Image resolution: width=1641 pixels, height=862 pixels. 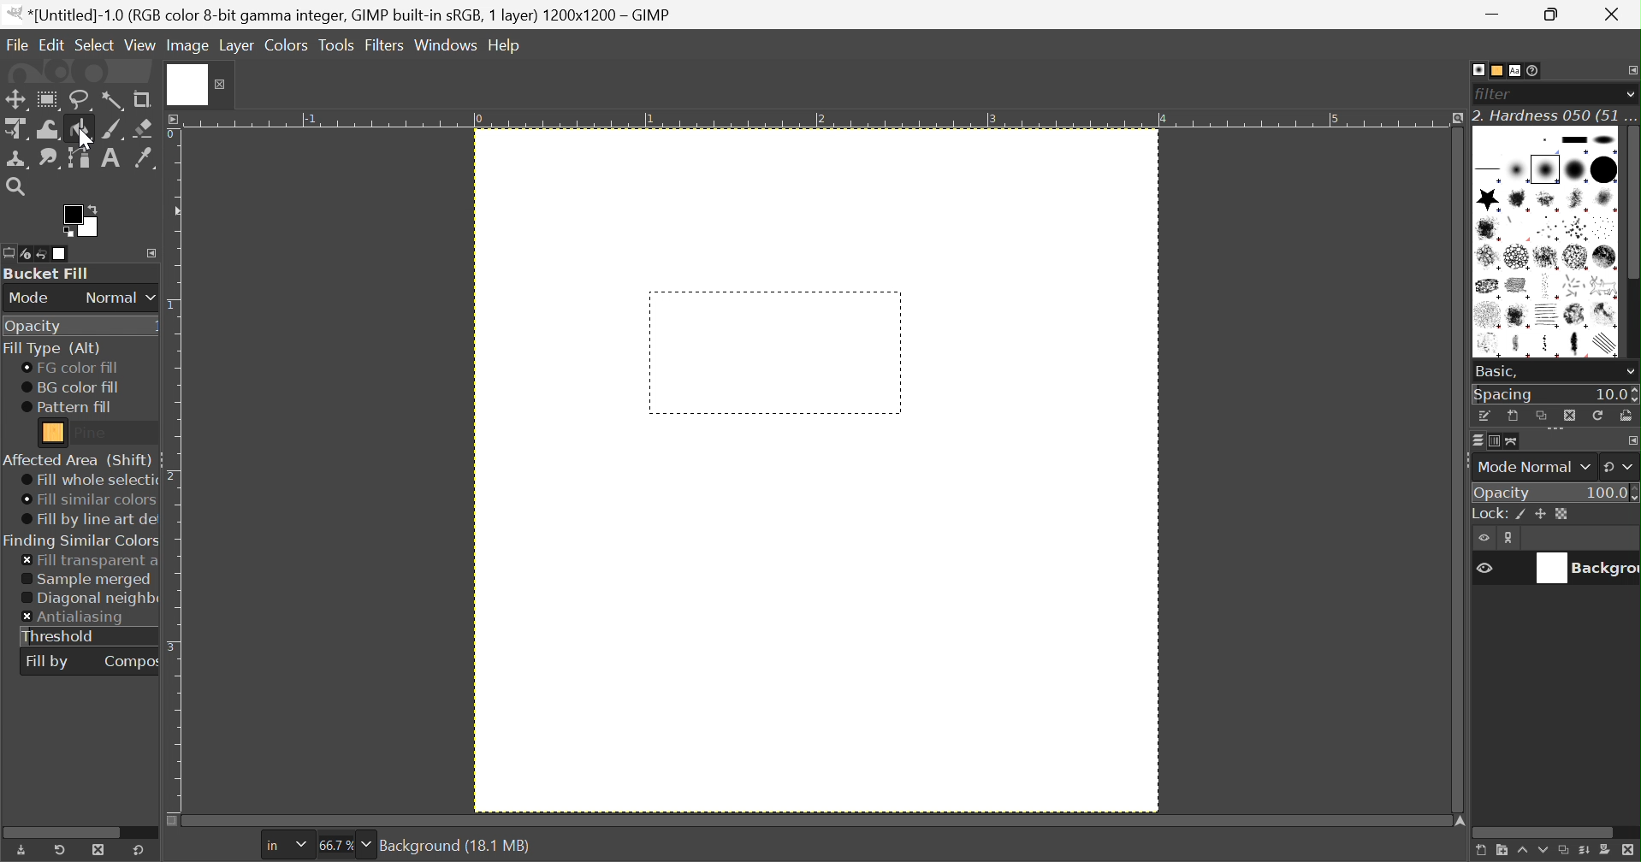 What do you see at coordinates (88, 481) in the screenshot?
I see `Fill whole selection` at bounding box center [88, 481].